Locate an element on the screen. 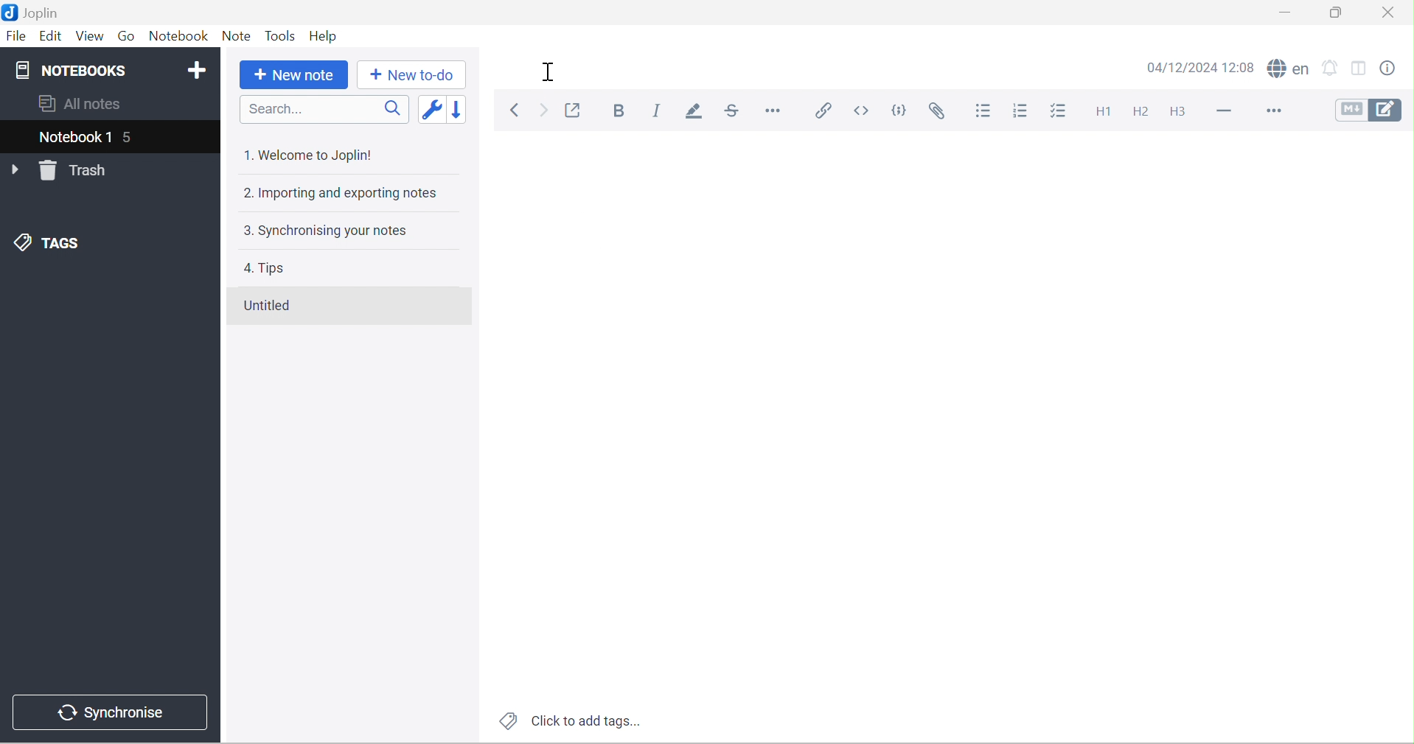  Joplin is located at coordinates (36, 13).